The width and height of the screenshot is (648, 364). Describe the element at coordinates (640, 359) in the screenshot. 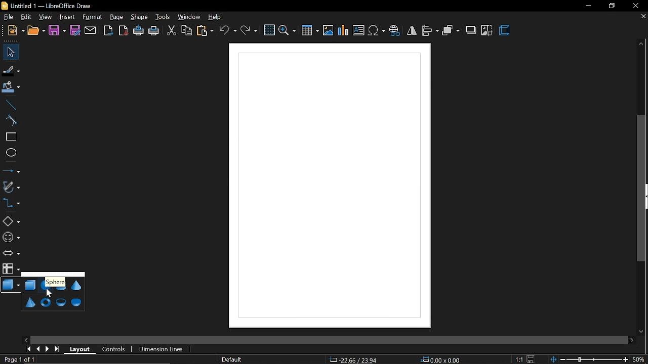

I see `50%` at that location.